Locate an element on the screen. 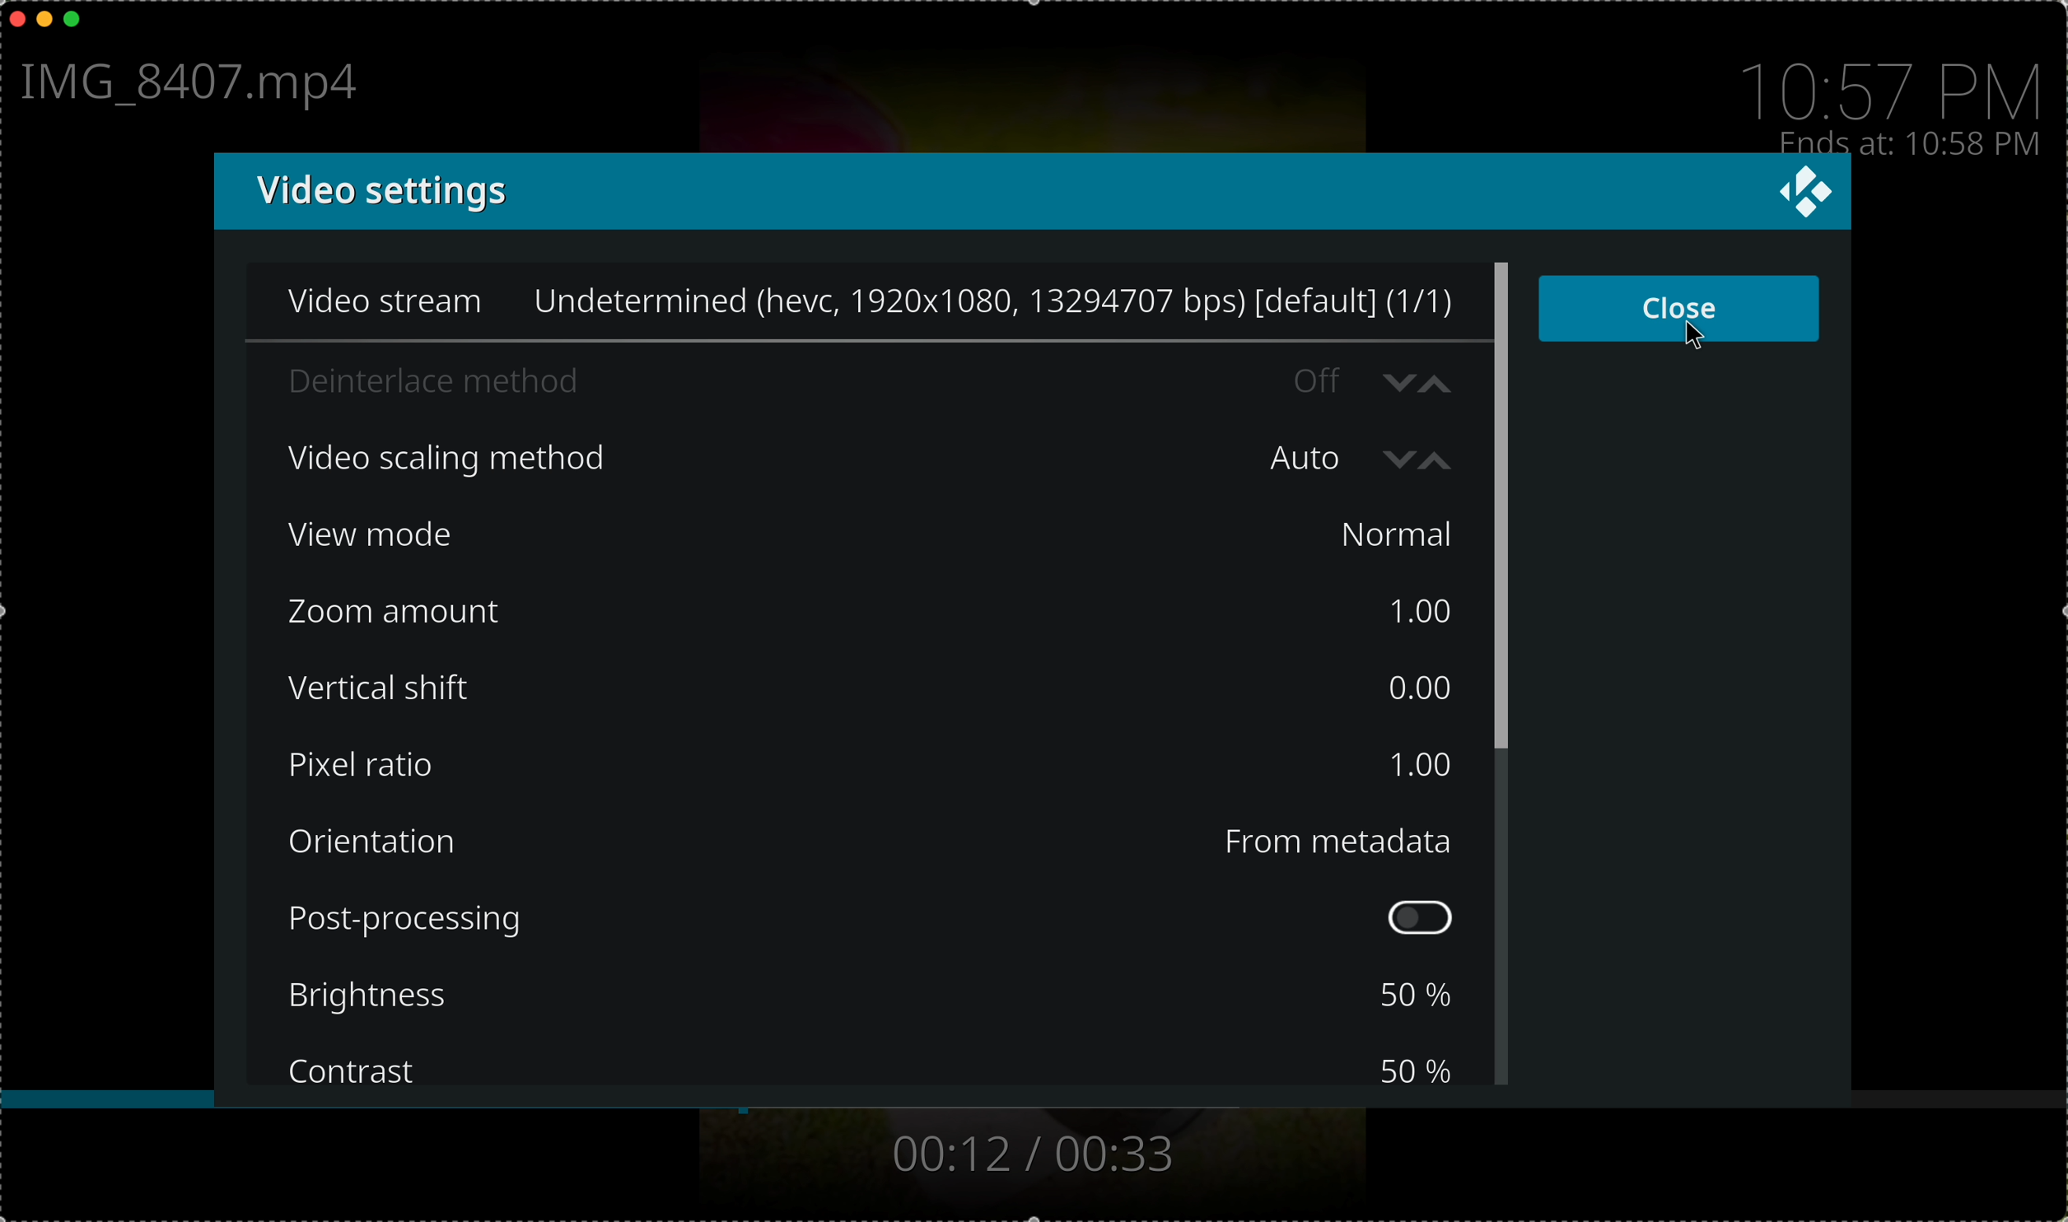  vertical shift 0.00 is located at coordinates (871, 683).